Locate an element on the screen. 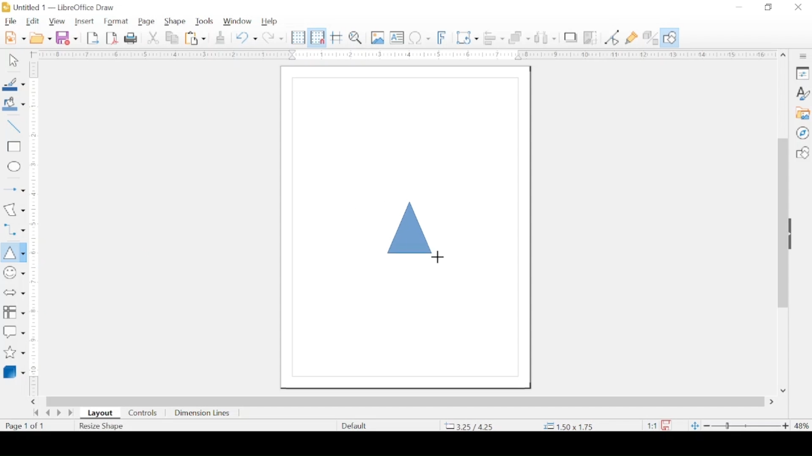 The width and height of the screenshot is (812, 456). show at least three objects to distribute is located at coordinates (546, 38).